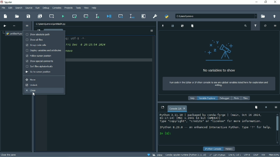 The width and height of the screenshot is (280, 157). I want to click on Show absolute path, so click(38, 34).